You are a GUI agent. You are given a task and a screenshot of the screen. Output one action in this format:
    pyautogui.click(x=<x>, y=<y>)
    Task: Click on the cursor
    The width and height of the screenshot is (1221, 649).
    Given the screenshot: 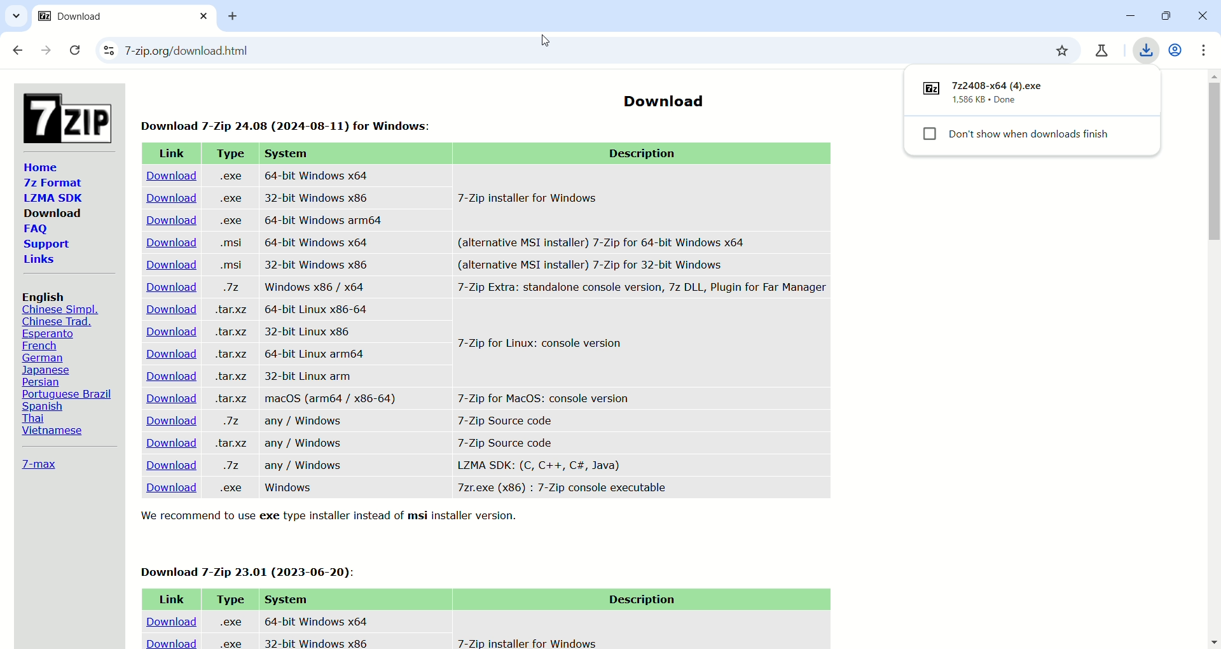 What is the action you would take?
    pyautogui.click(x=544, y=42)
    